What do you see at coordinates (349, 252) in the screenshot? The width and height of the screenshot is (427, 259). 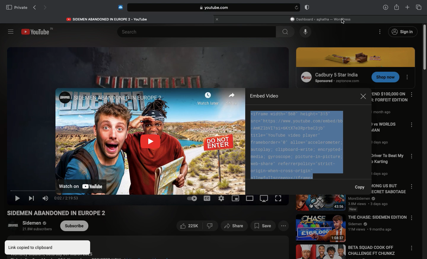 I see `Video name` at bounding box center [349, 252].